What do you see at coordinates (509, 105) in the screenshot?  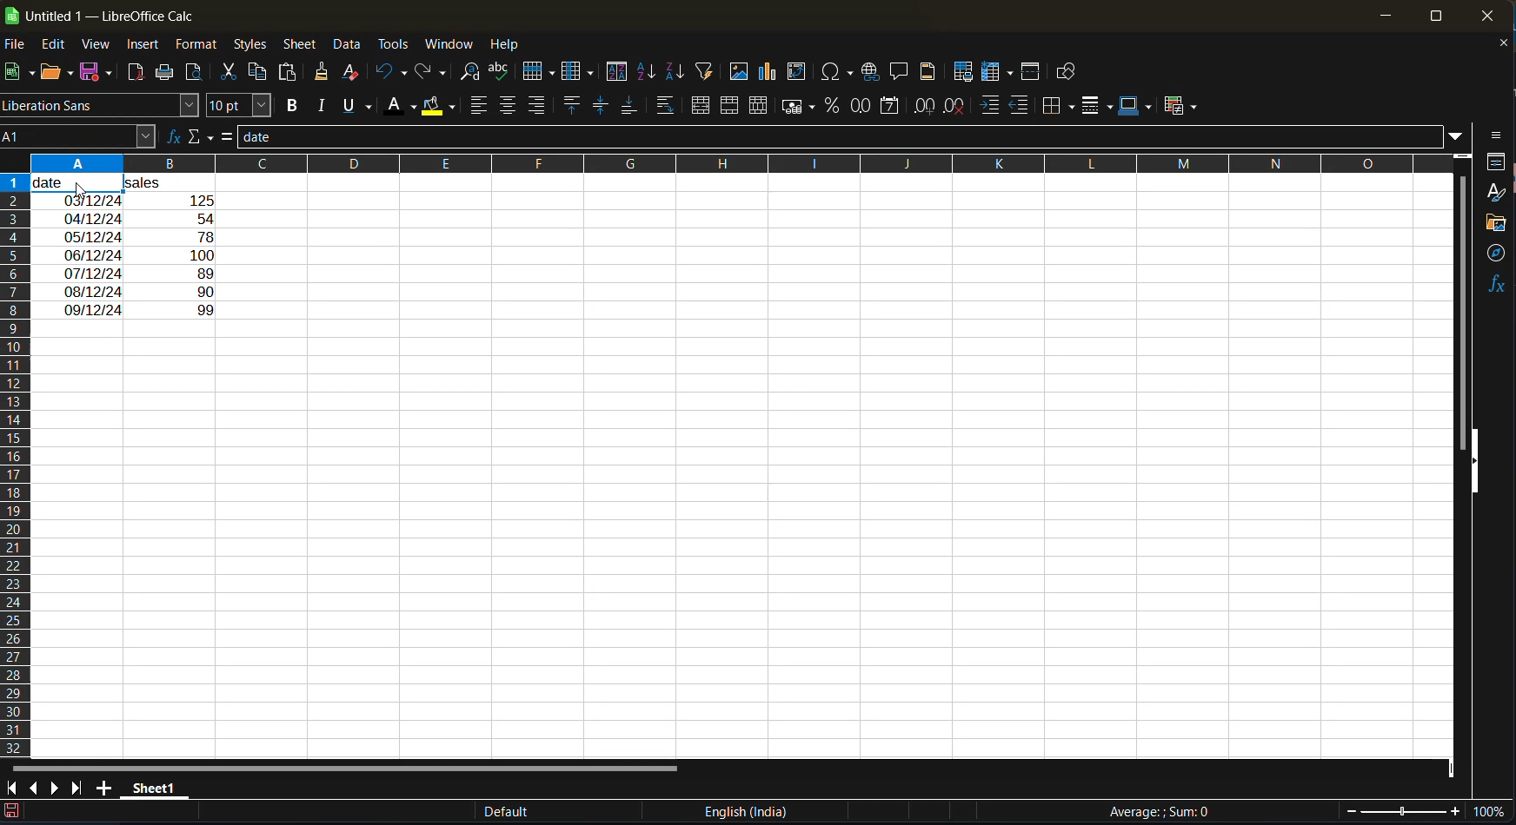 I see `align center` at bounding box center [509, 105].